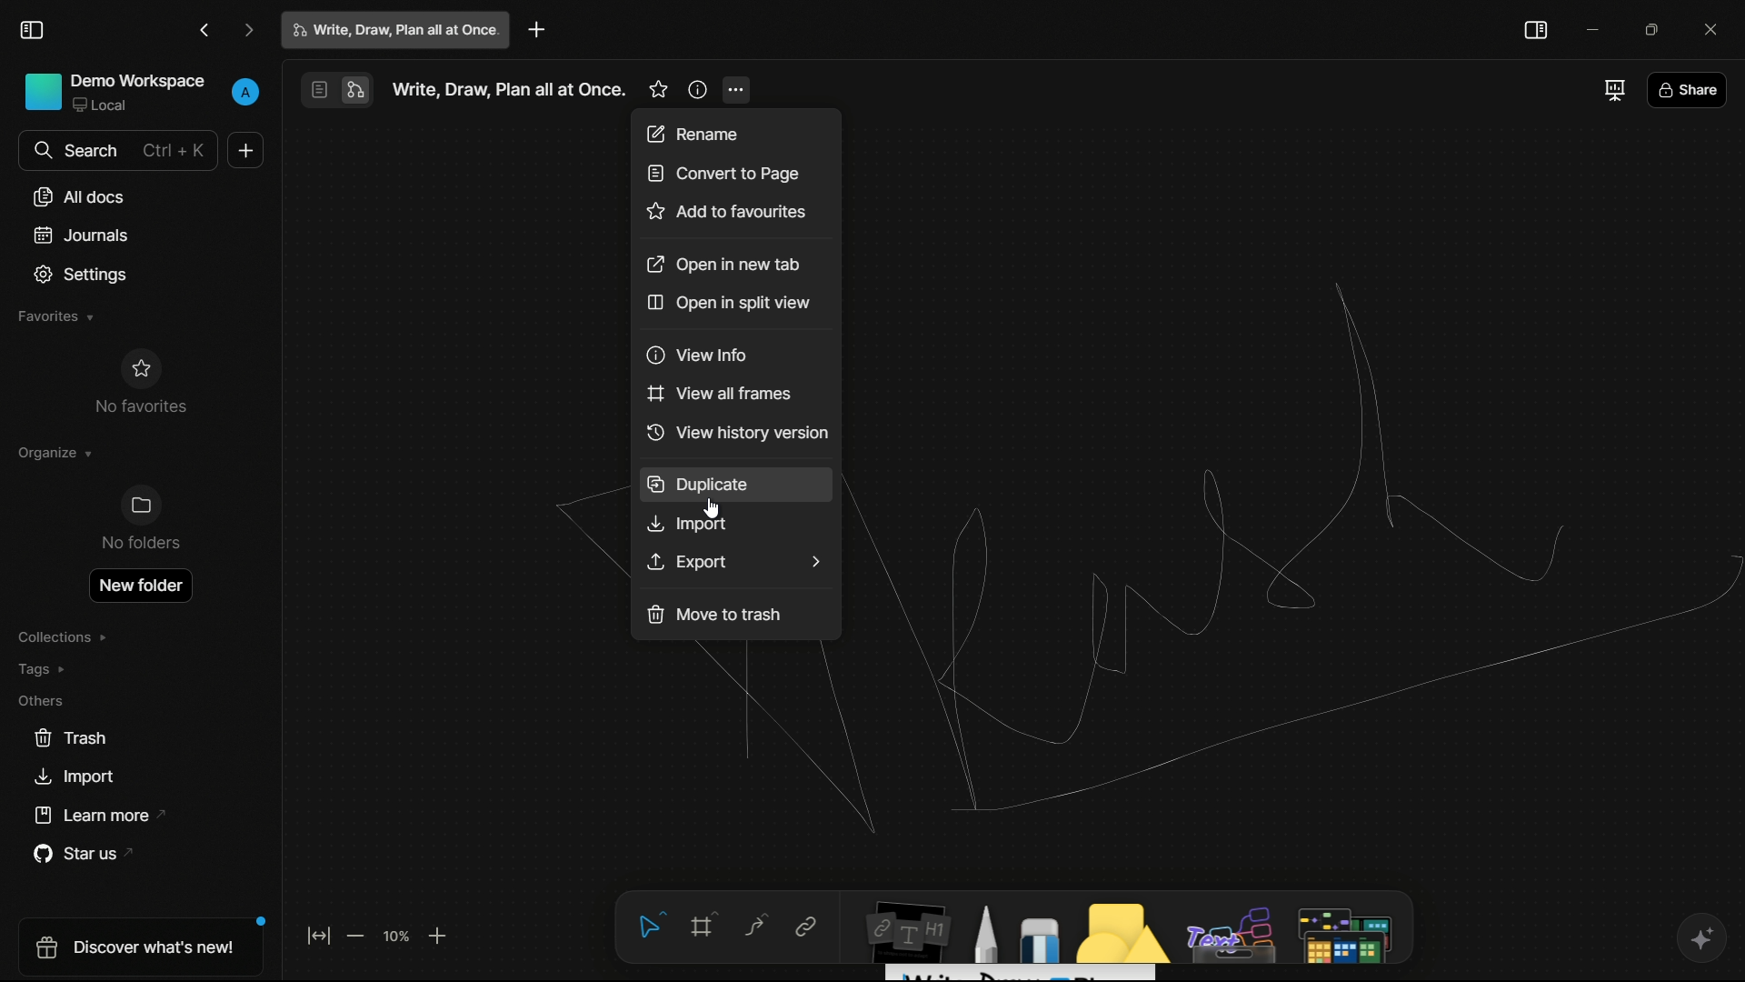  Describe the element at coordinates (396, 936) in the screenshot. I see `zoom factor` at that location.